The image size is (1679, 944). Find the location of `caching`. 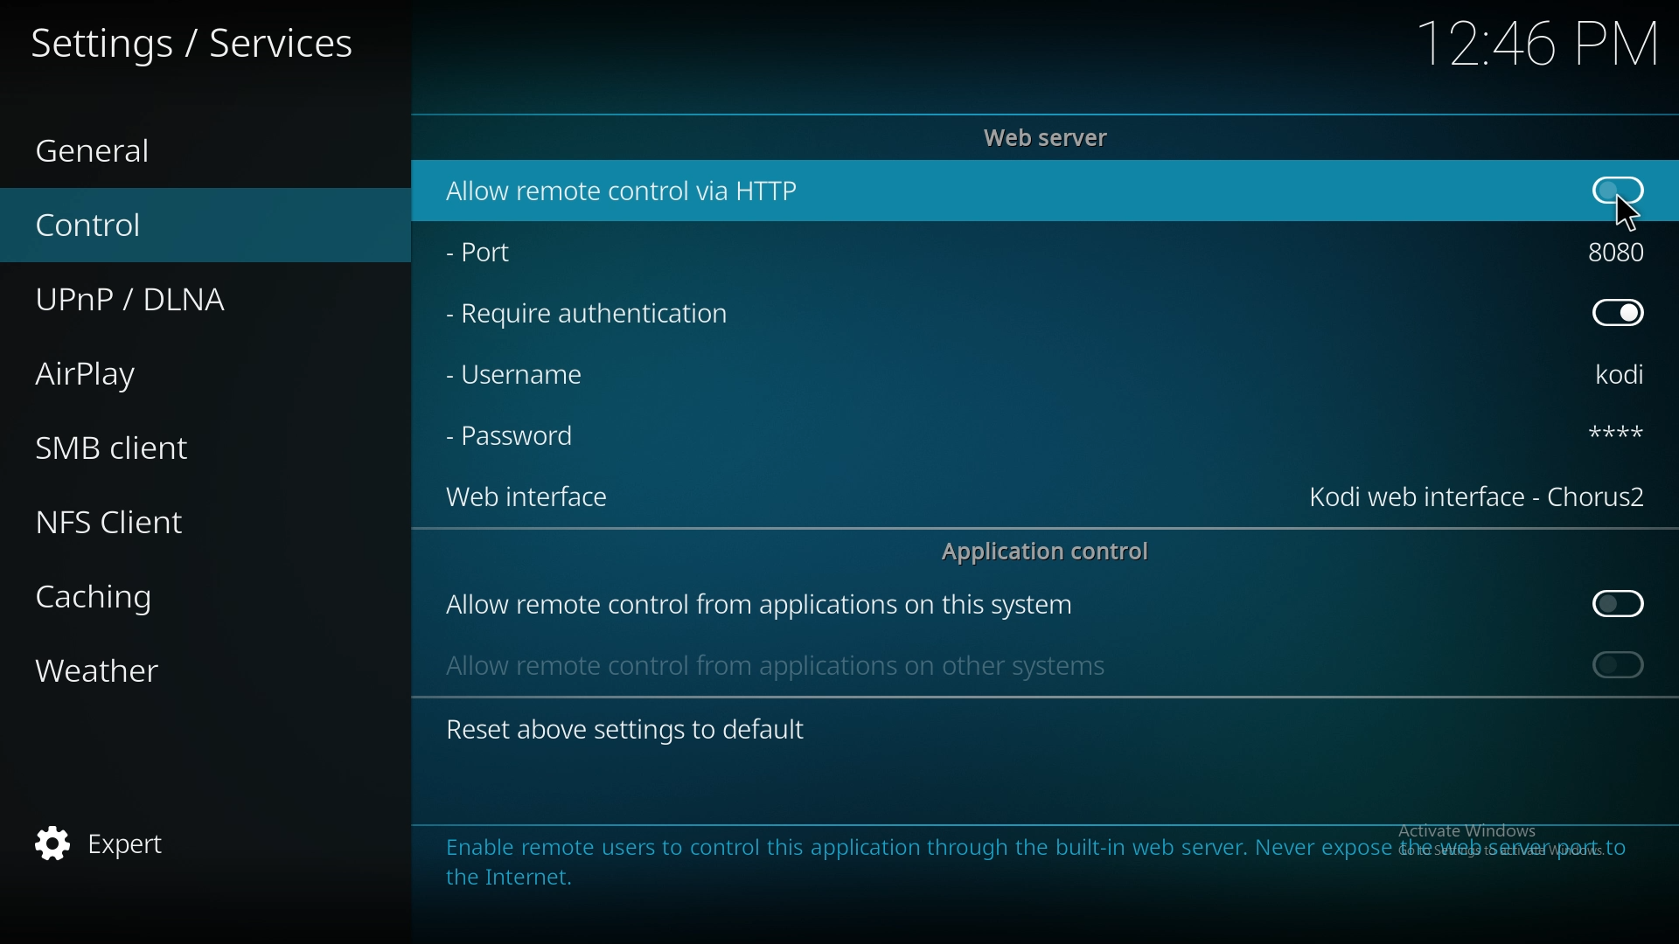

caching is located at coordinates (160, 597).